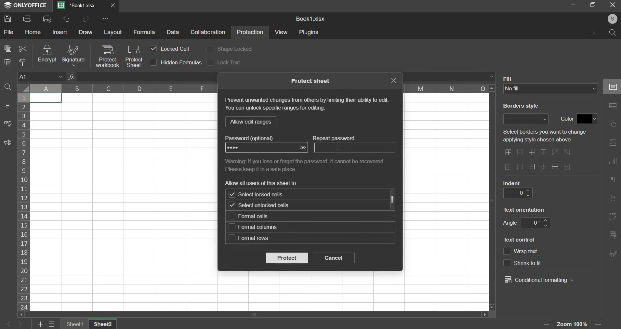 The height and width of the screenshot is (329, 621). What do you see at coordinates (591, 33) in the screenshot?
I see `File` at bounding box center [591, 33].